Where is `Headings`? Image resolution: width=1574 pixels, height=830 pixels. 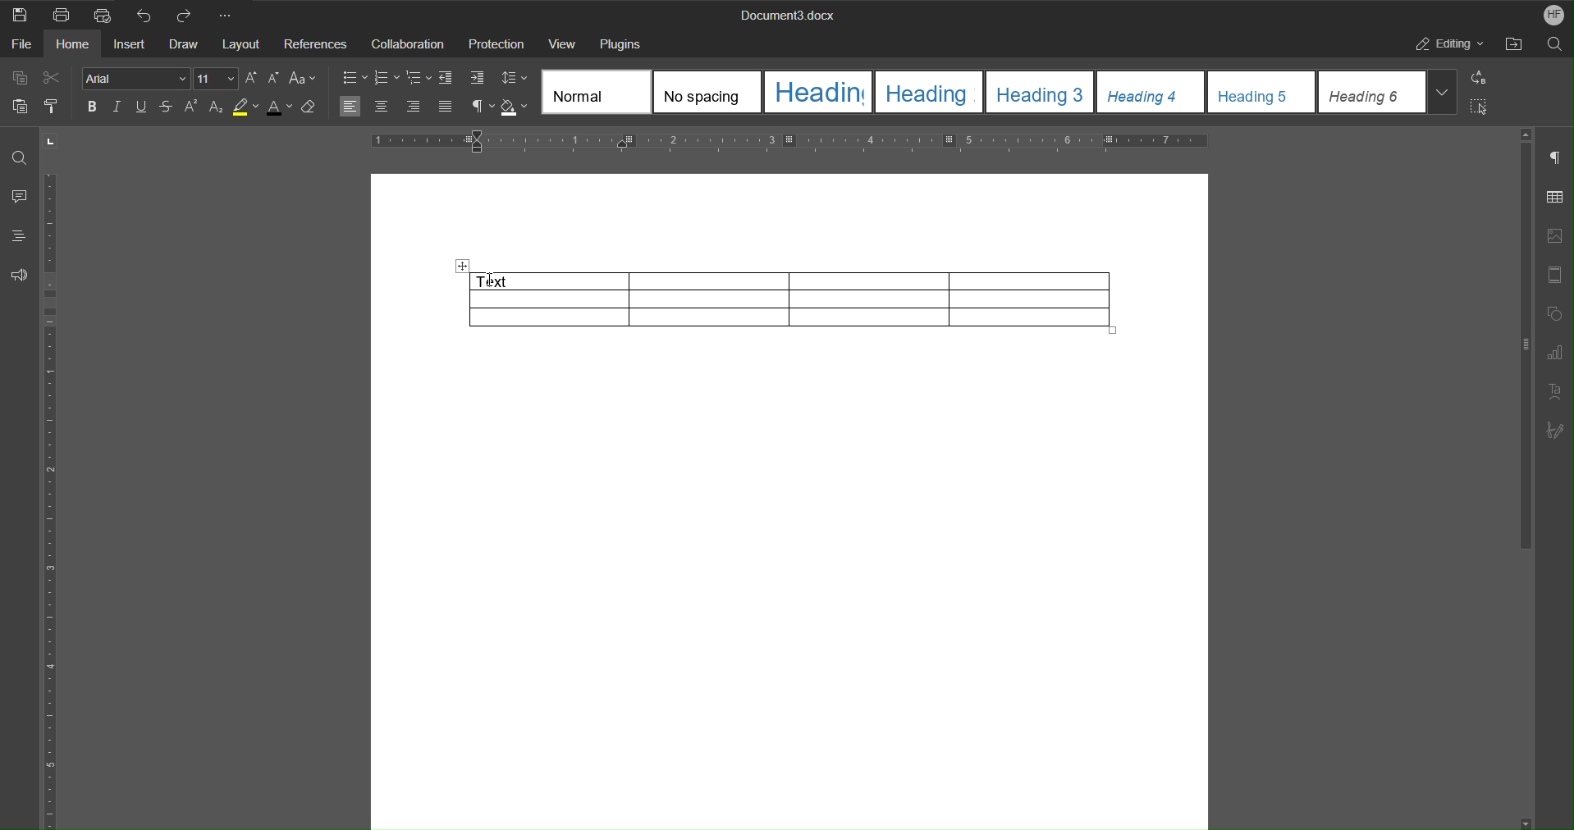
Headings is located at coordinates (19, 235).